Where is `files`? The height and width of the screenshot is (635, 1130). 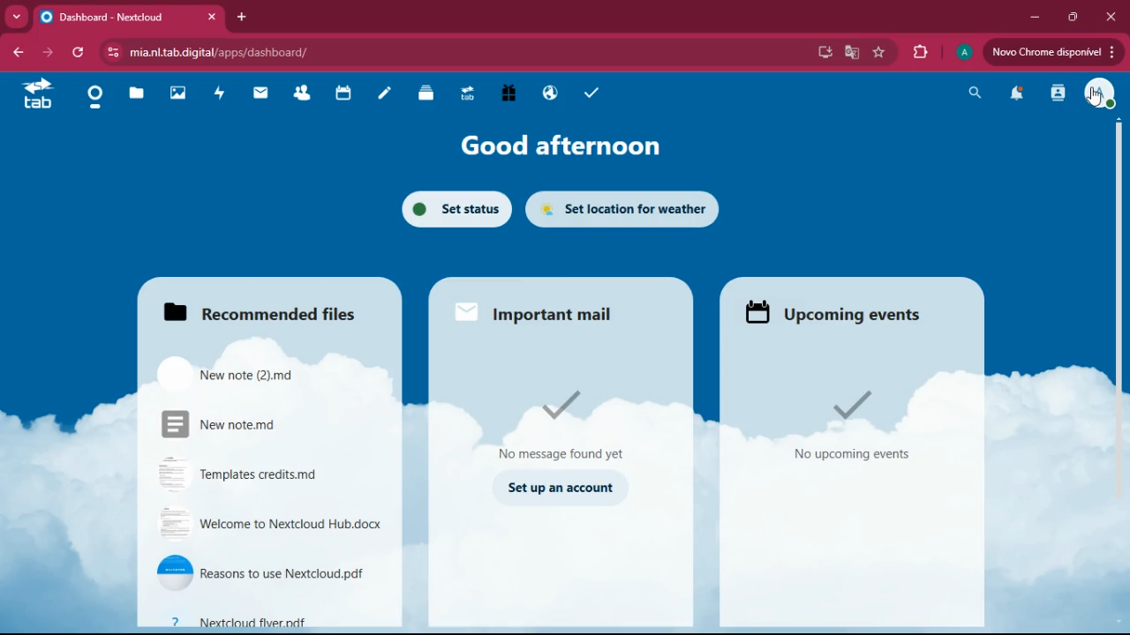 files is located at coordinates (427, 95).